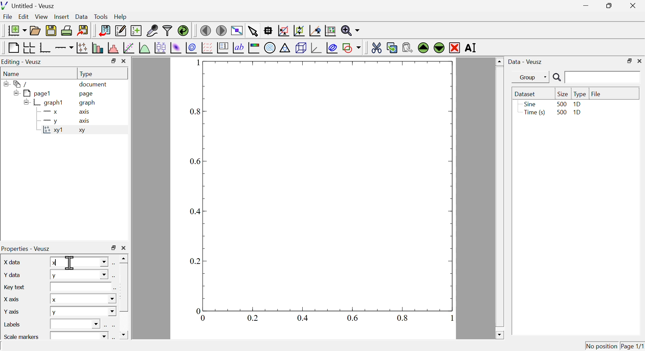 This screenshot has height=351, width=645. What do you see at coordinates (198, 310) in the screenshot?
I see `0` at bounding box center [198, 310].